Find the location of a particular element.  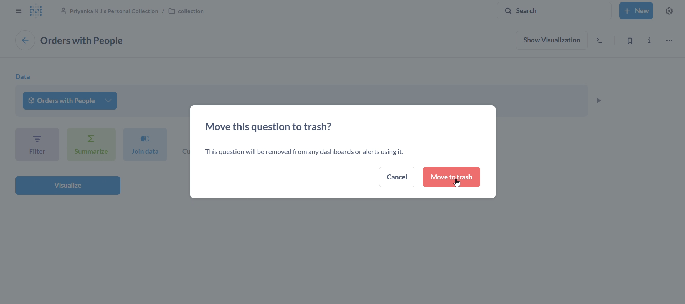

filter is located at coordinates (37, 144).